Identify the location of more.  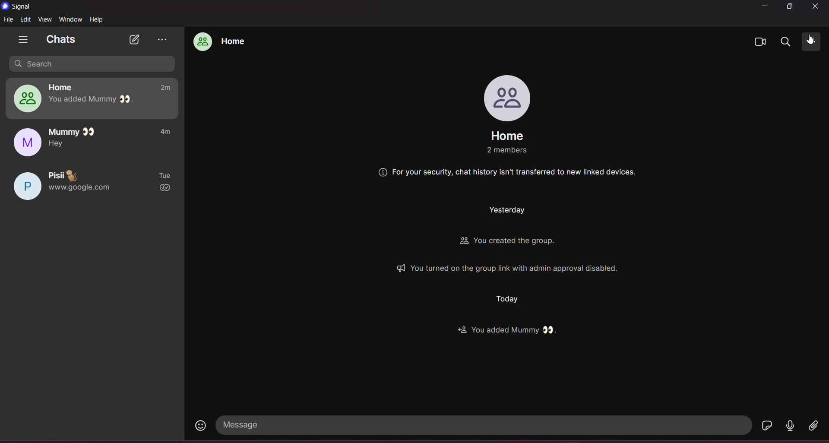
(813, 41).